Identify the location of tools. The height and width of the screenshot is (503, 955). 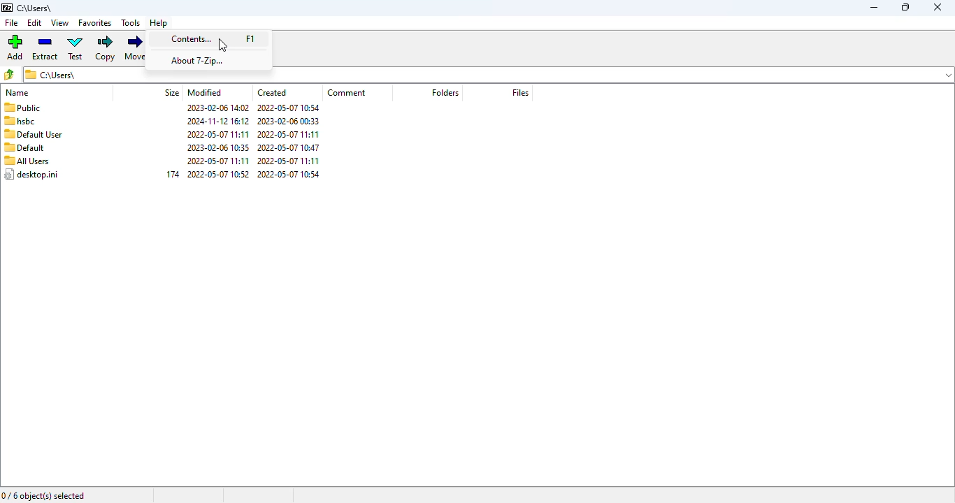
(131, 23).